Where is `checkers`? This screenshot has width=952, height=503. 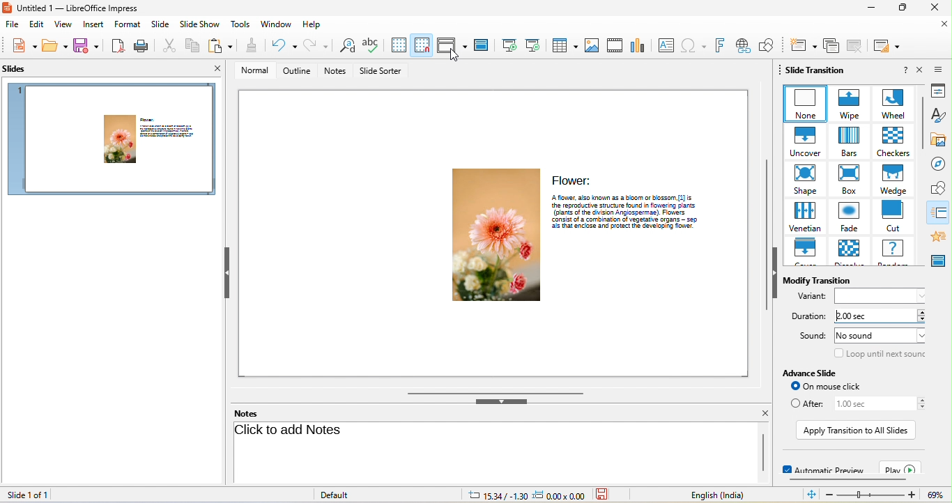 checkers is located at coordinates (891, 141).